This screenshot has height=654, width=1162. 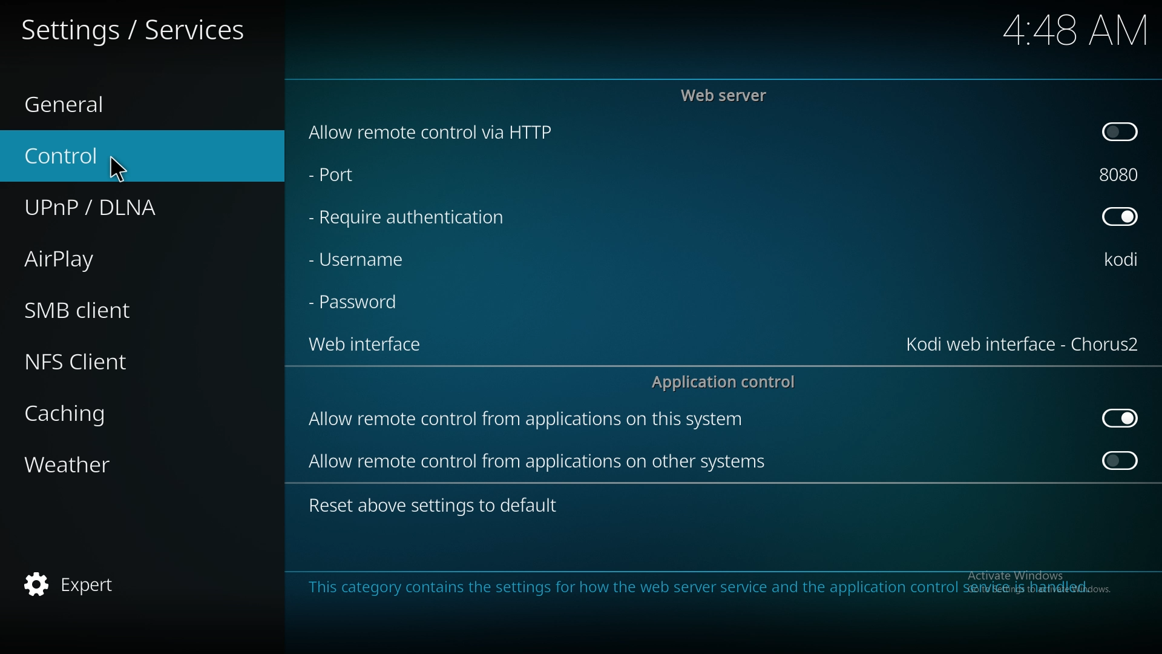 What do you see at coordinates (1123, 217) in the screenshot?
I see `off` at bounding box center [1123, 217].